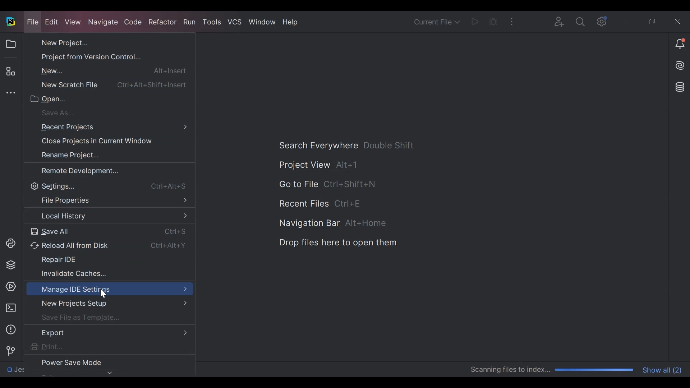 Image resolution: width=690 pixels, height=388 pixels. Describe the element at coordinates (106, 232) in the screenshot. I see `Save All` at that location.